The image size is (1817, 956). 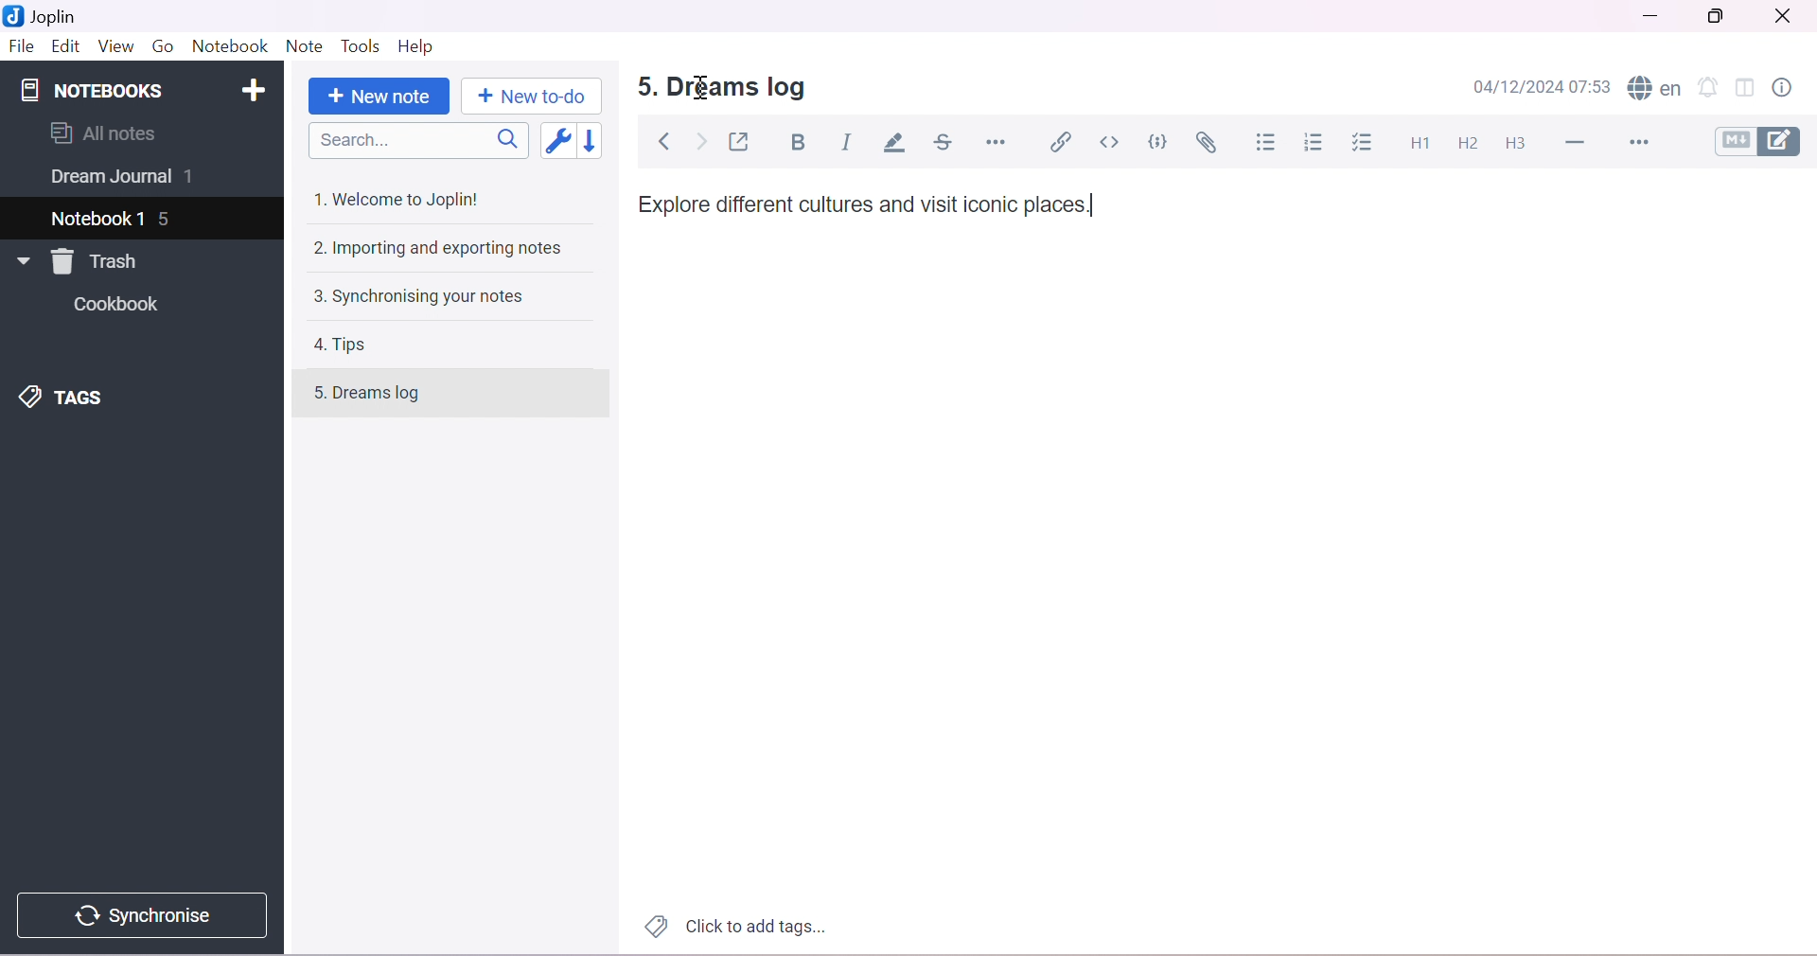 What do you see at coordinates (99, 216) in the screenshot?
I see `Notebook 1` at bounding box center [99, 216].